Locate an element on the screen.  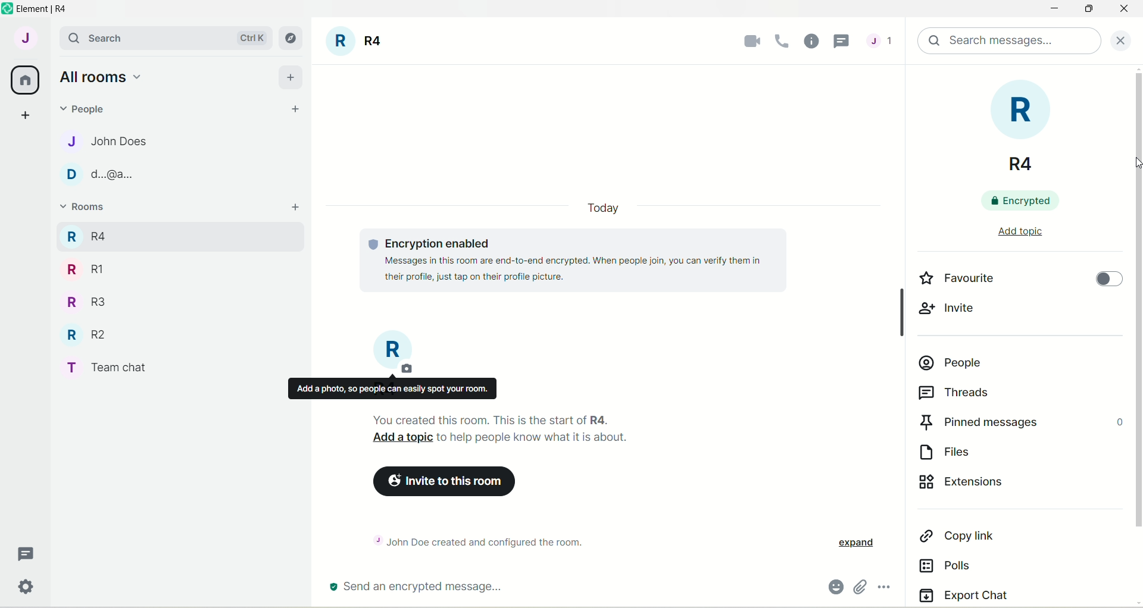
extensions is located at coordinates (978, 485).